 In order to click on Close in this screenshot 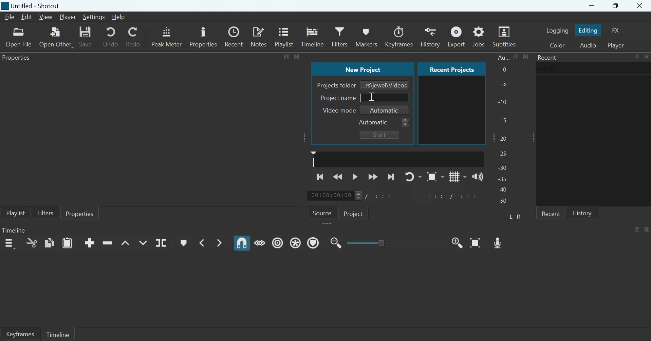, I will do `click(647, 229)`.